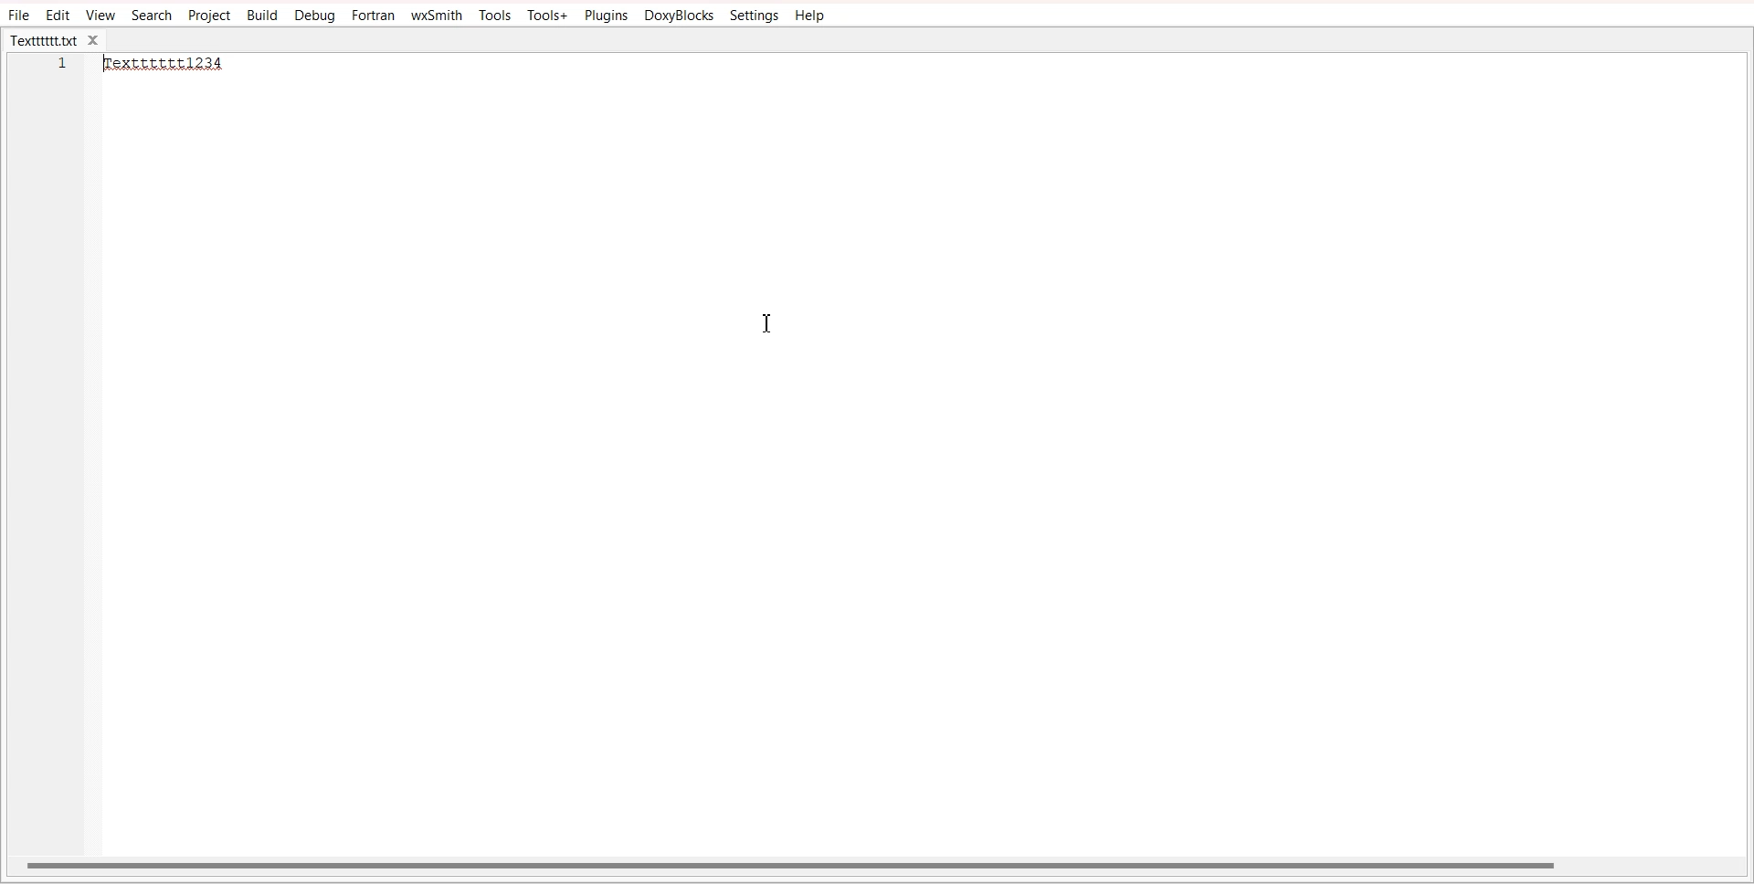 Image resolution: width=1754 pixels, height=884 pixels. I want to click on Horizontal scroll bar, so click(877, 865).